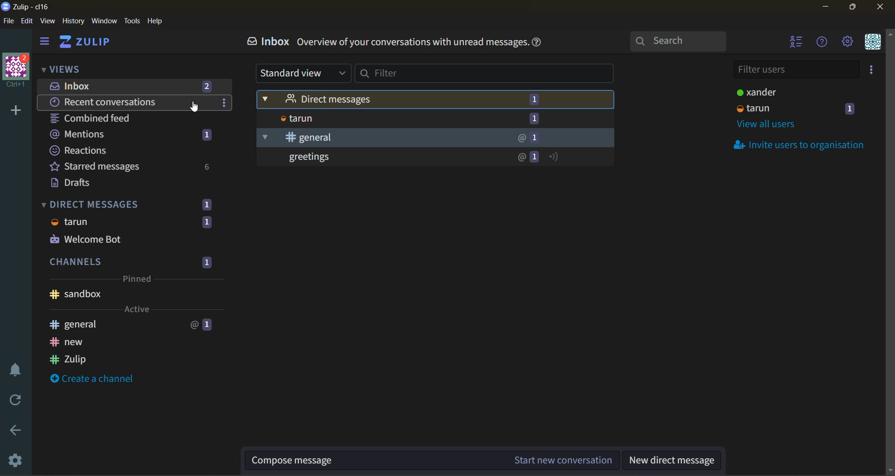 Image resolution: width=895 pixels, height=476 pixels. I want to click on filter, so click(484, 74).